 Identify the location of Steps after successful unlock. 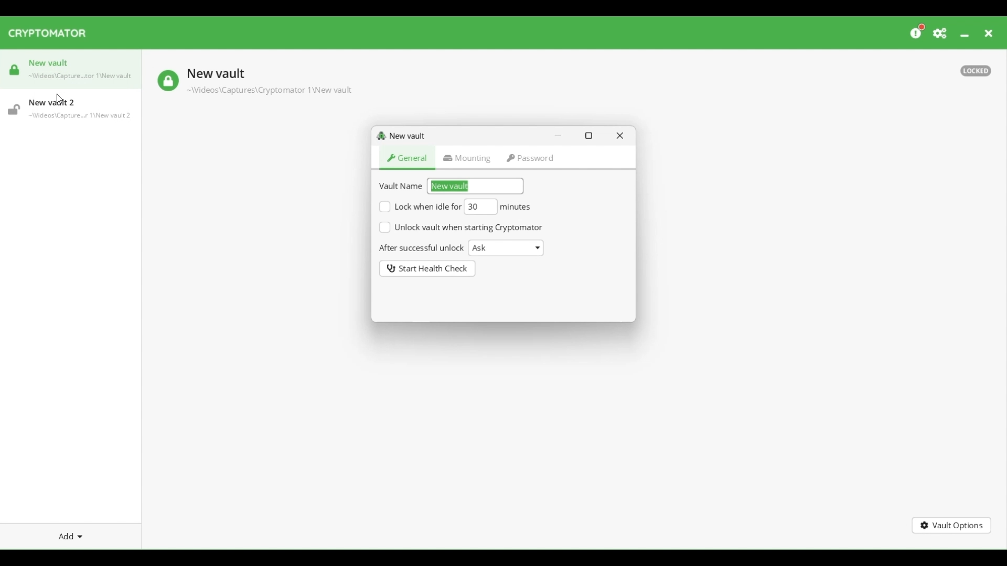
(506, 248).